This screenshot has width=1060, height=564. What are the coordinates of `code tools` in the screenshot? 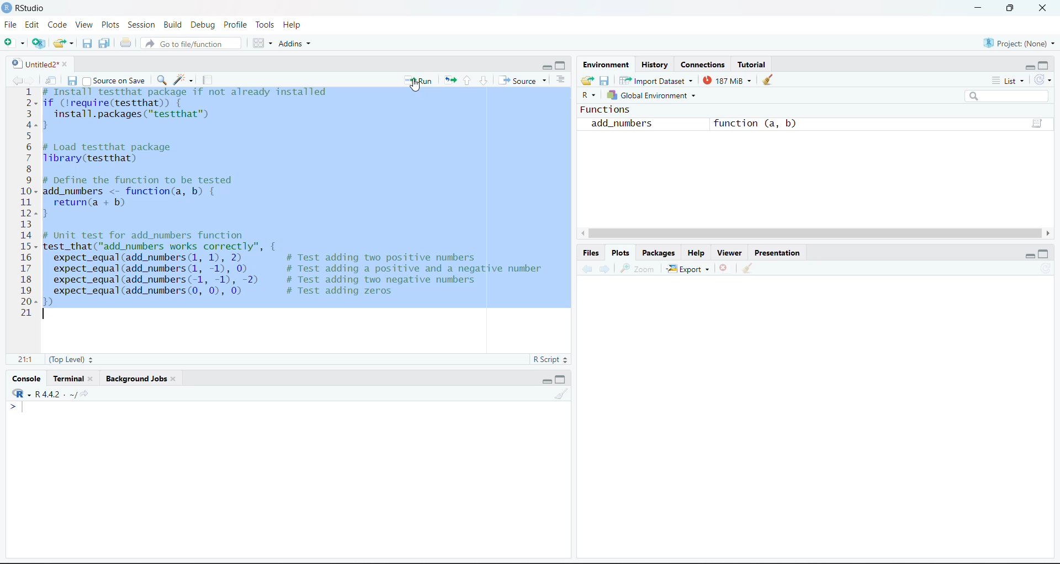 It's located at (182, 81).